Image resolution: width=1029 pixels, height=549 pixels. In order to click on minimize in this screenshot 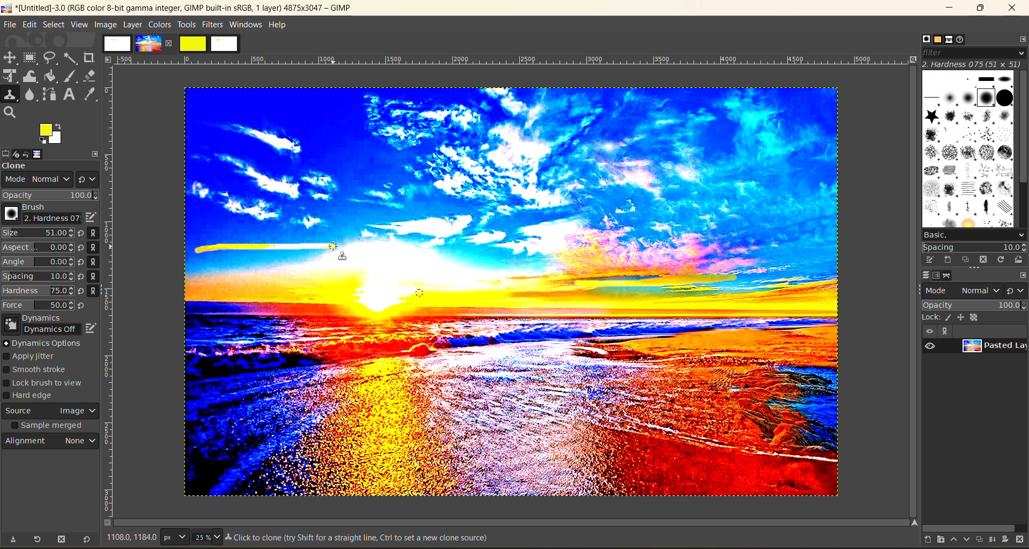, I will do `click(952, 8)`.